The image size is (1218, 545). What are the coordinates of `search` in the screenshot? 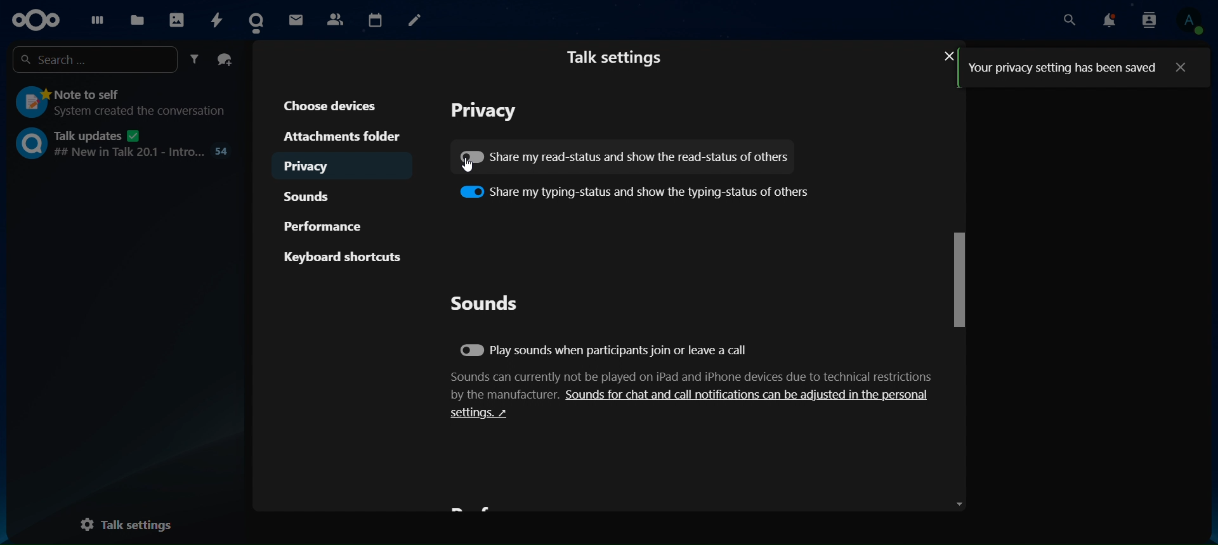 It's located at (96, 58).